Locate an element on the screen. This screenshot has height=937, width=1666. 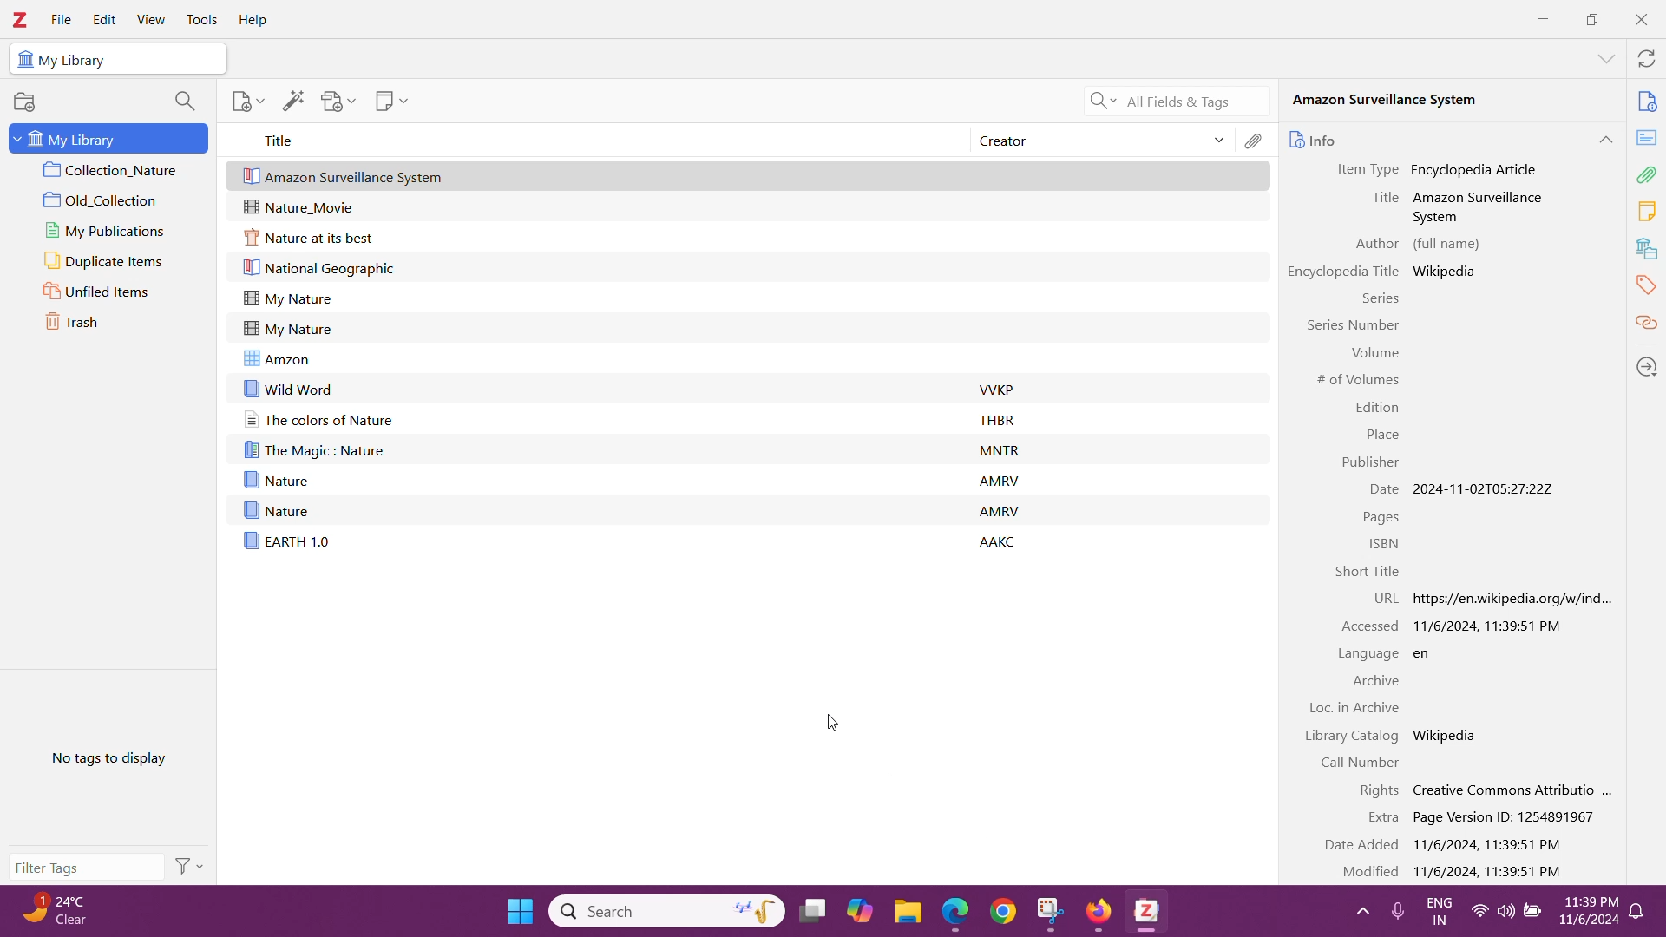
chrome is located at coordinates (1006, 913).